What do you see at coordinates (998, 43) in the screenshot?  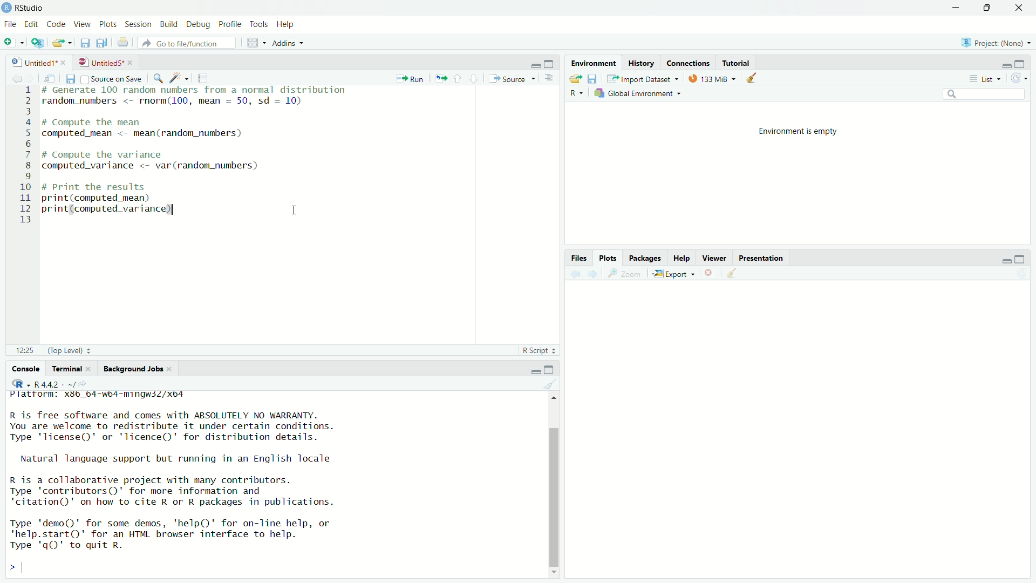 I see `project: (none)` at bounding box center [998, 43].